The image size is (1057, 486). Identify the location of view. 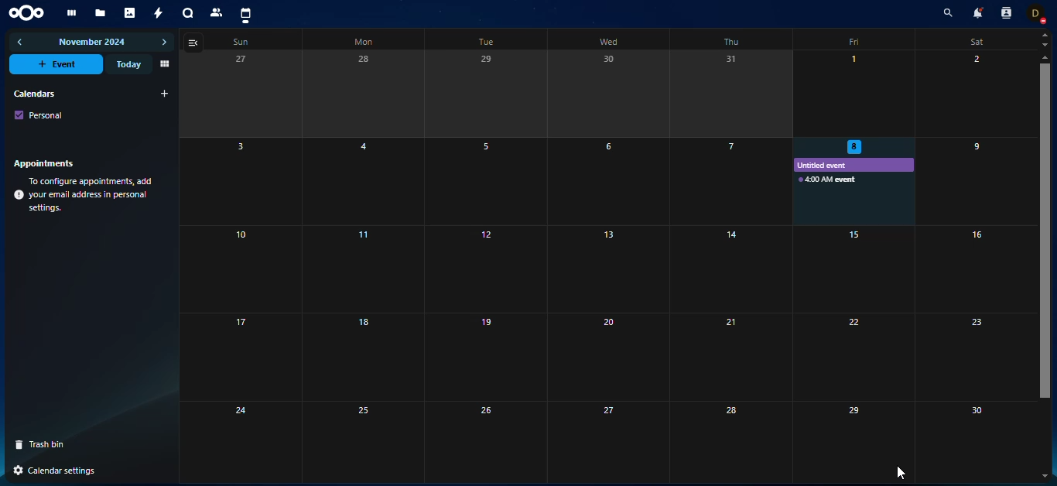
(163, 64).